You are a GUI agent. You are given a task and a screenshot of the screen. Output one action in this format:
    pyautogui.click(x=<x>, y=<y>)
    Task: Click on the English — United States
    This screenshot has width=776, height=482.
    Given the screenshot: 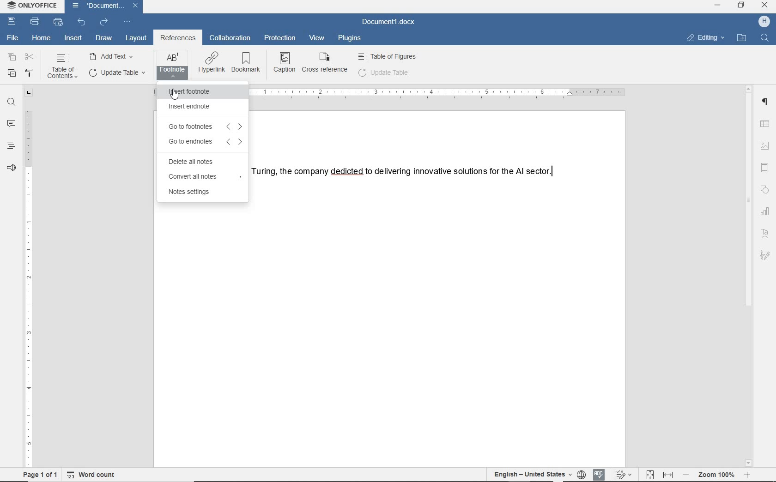 What is the action you would take?
    pyautogui.click(x=529, y=475)
    